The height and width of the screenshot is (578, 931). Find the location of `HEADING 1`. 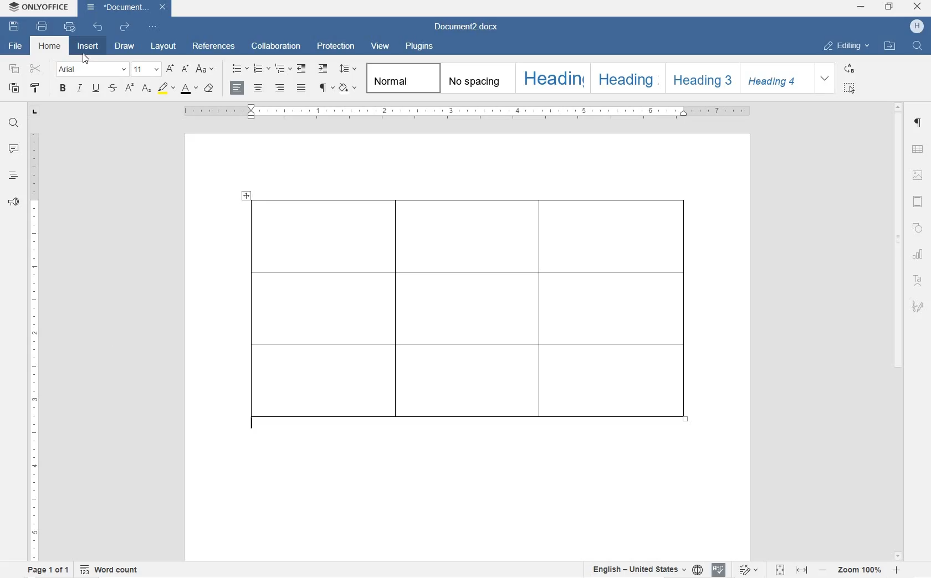

HEADING 1 is located at coordinates (552, 79).